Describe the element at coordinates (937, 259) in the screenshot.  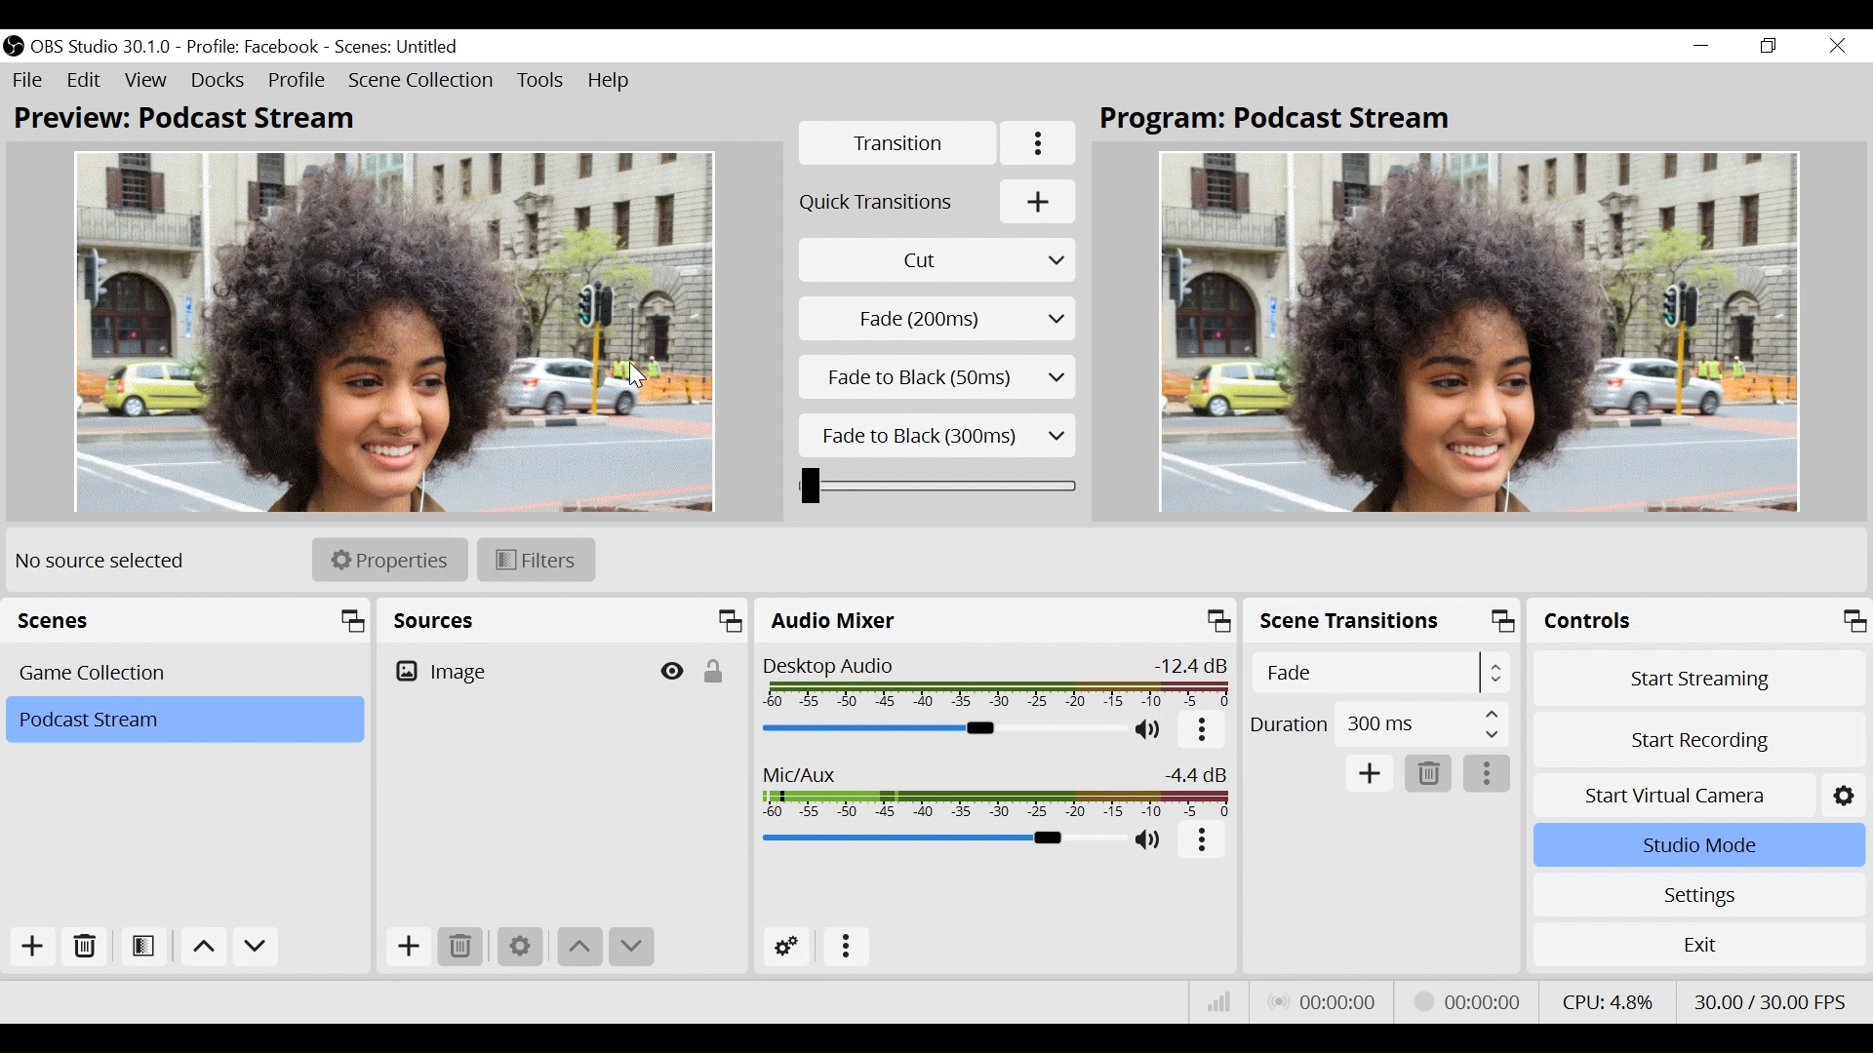
I see `Cut` at that location.